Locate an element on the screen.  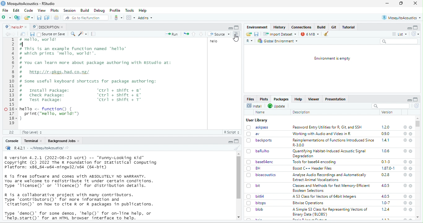
maximize is located at coordinates (416, 27).